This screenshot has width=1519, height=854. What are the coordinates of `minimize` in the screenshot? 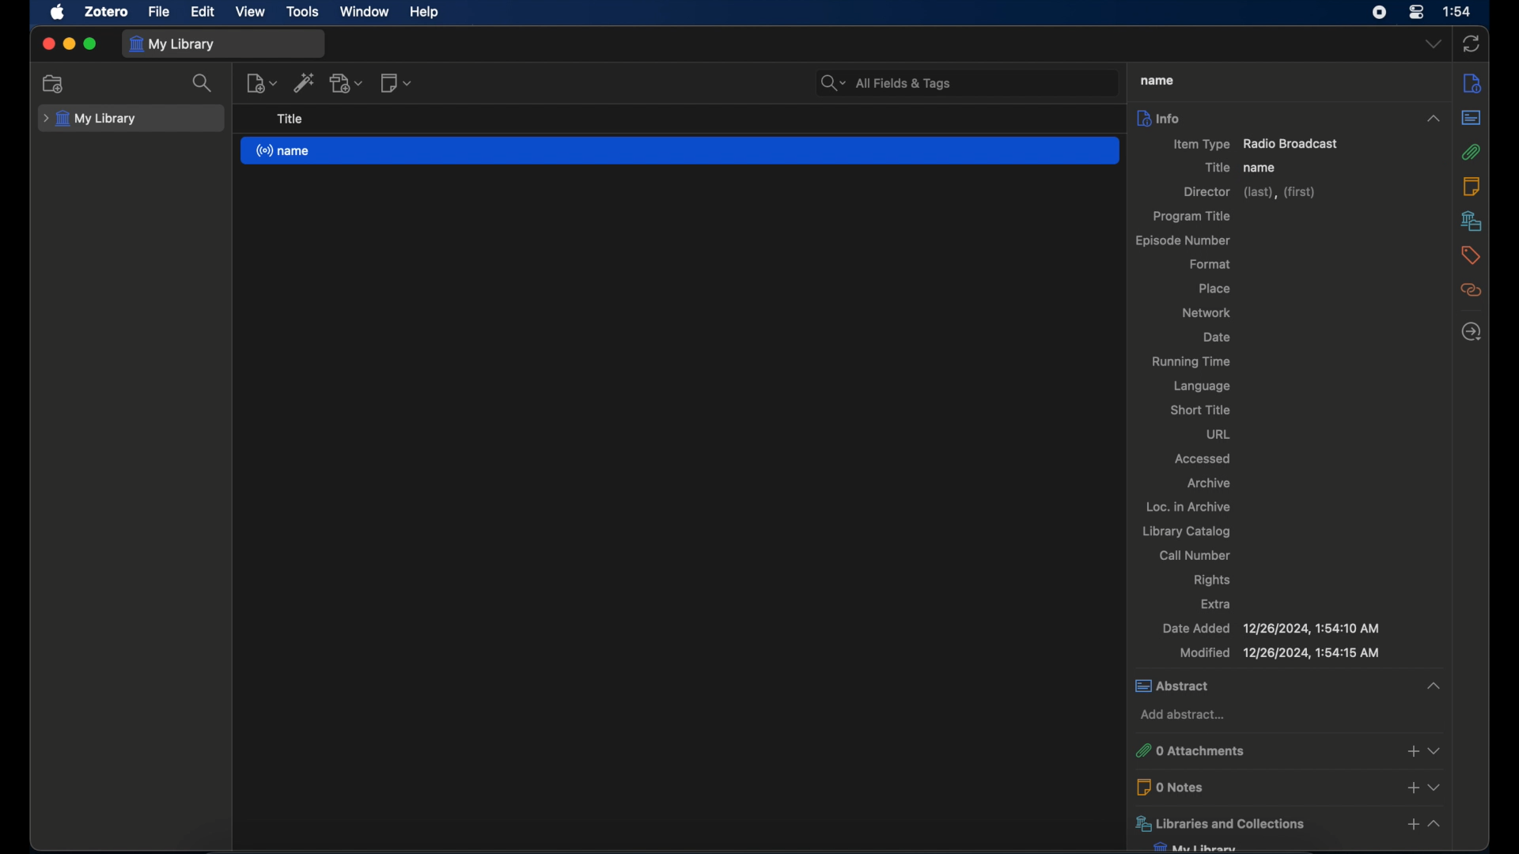 It's located at (70, 44).